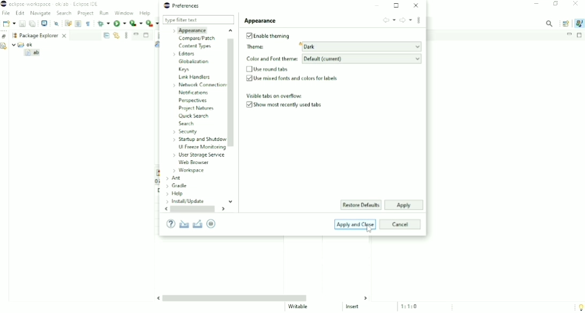  Describe the element at coordinates (388, 20) in the screenshot. I see `Back` at that location.